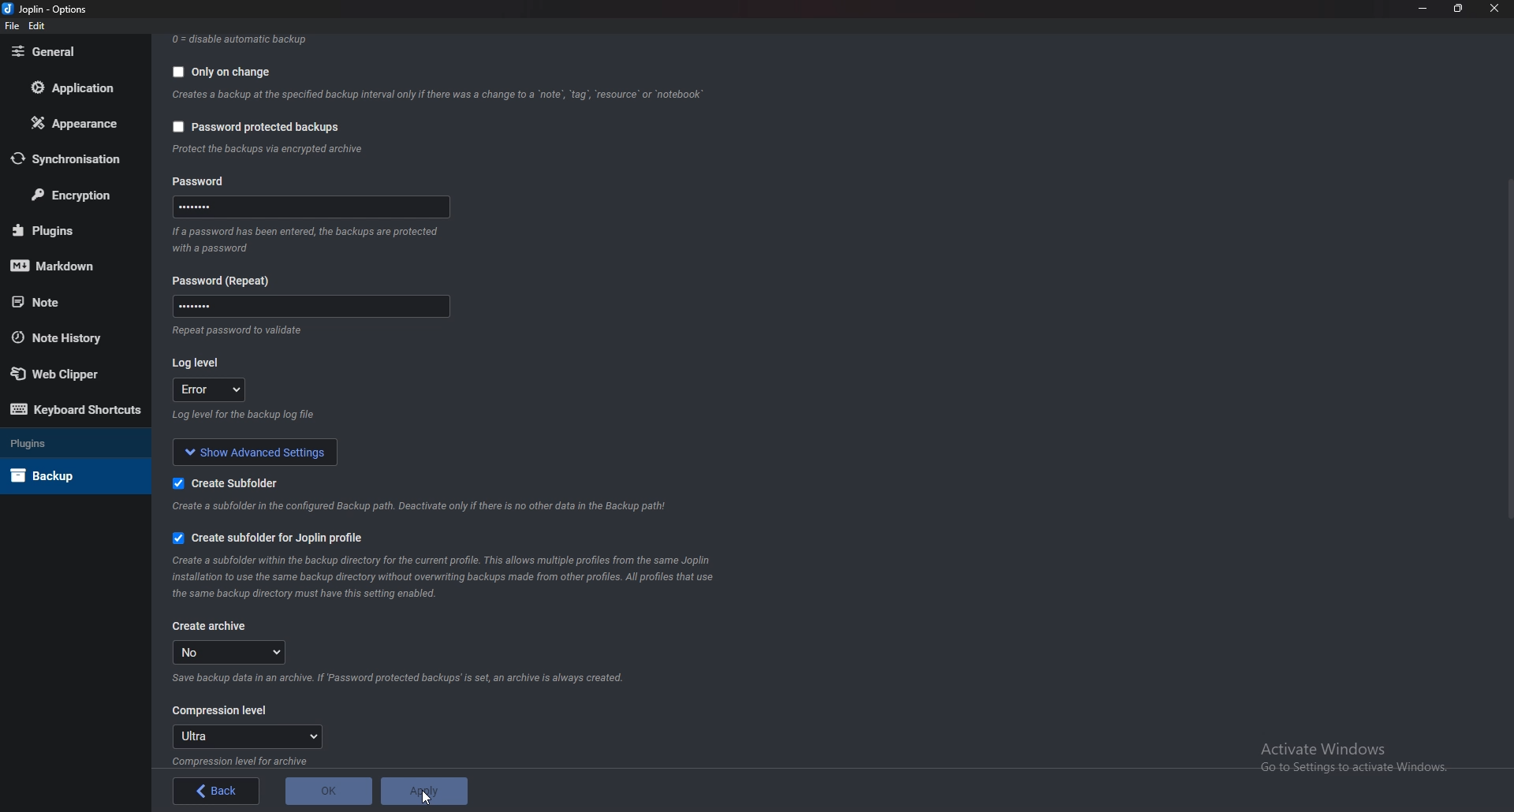  What do you see at coordinates (47, 9) in the screenshot?
I see `joplin` at bounding box center [47, 9].